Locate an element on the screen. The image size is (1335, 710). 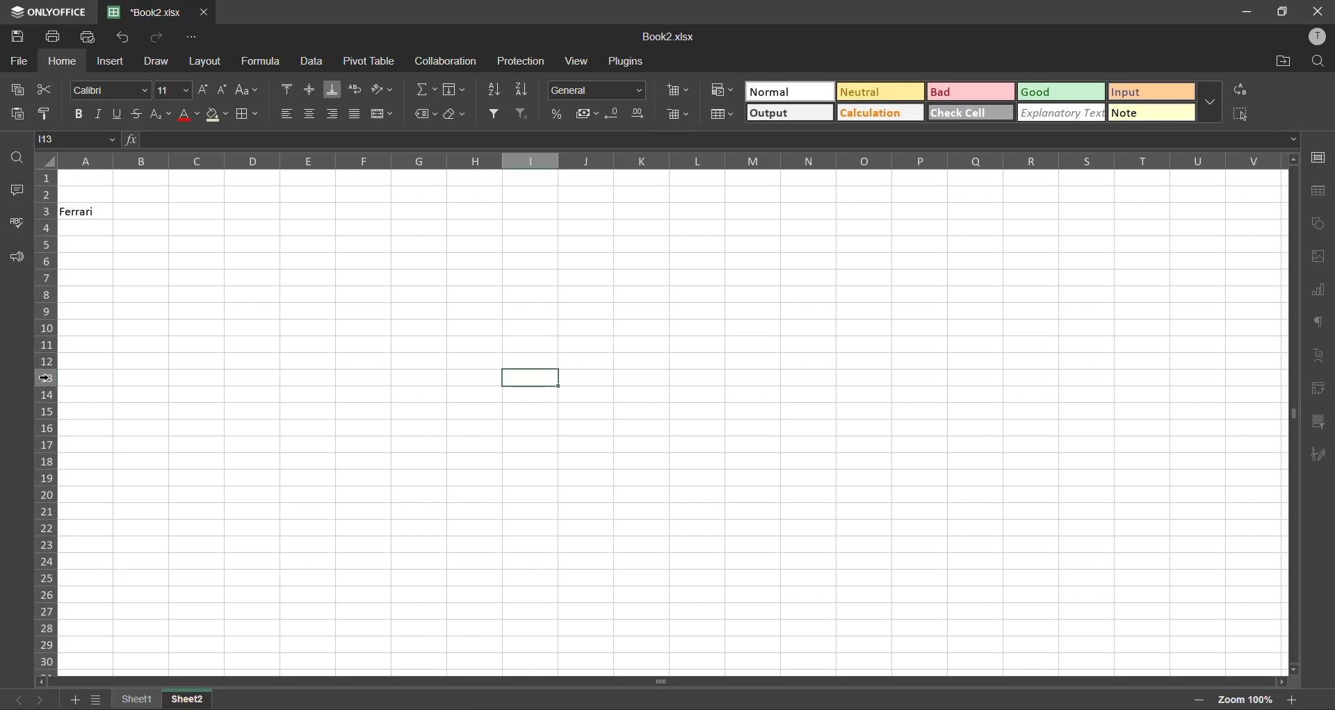
zoom out is located at coordinates (1194, 699).